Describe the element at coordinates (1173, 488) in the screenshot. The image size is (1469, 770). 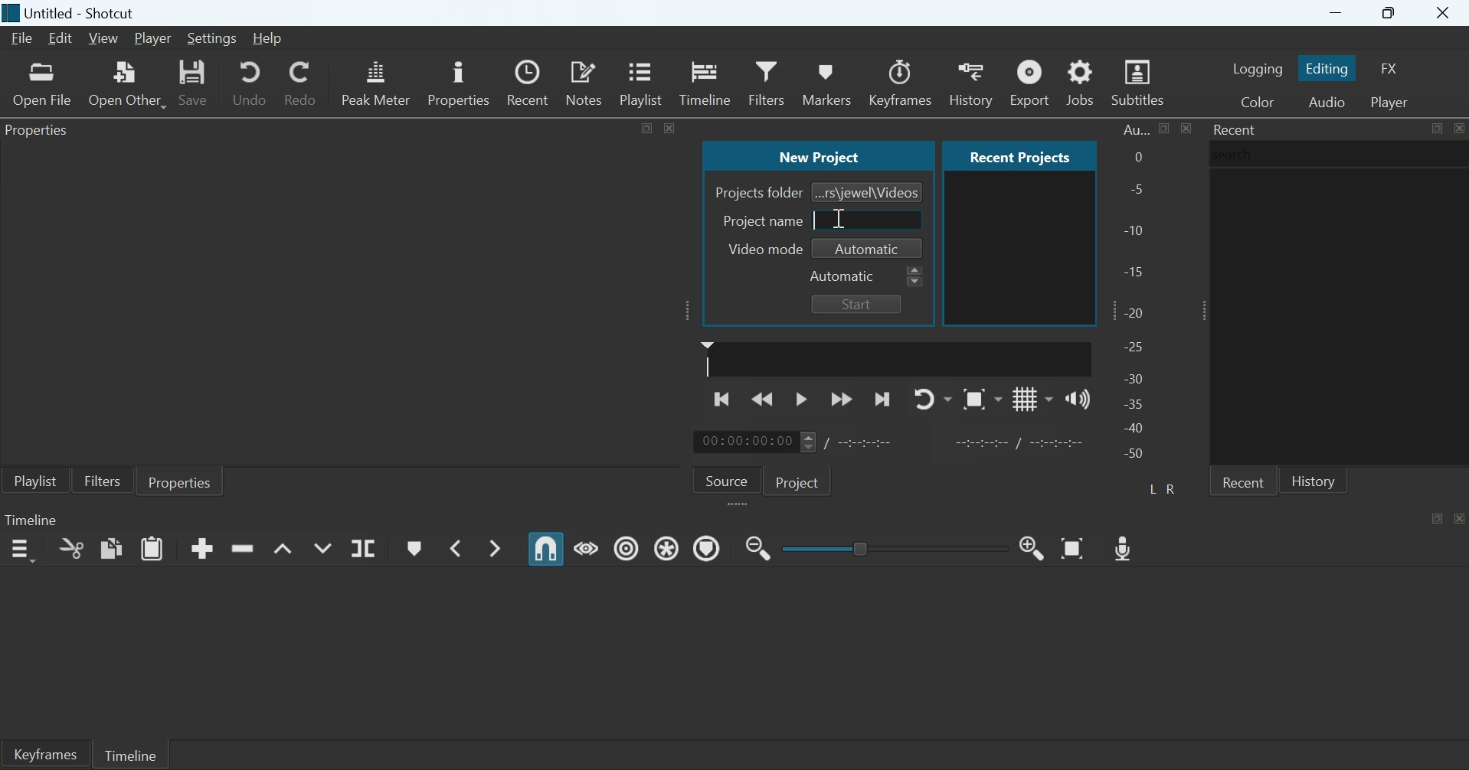
I see `Right` at that location.